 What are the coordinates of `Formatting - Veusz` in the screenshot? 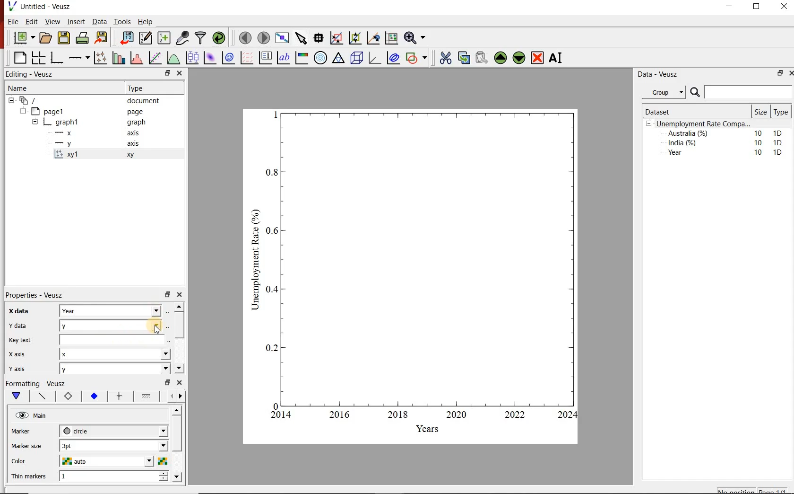 It's located at (35, 382).